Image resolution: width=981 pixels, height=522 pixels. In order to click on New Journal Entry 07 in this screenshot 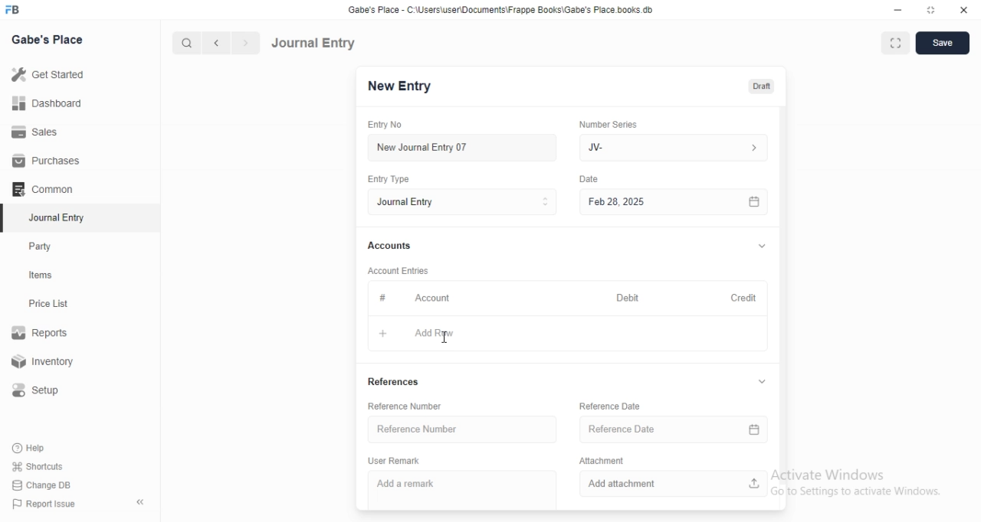, I will do `click(422, 148)`.